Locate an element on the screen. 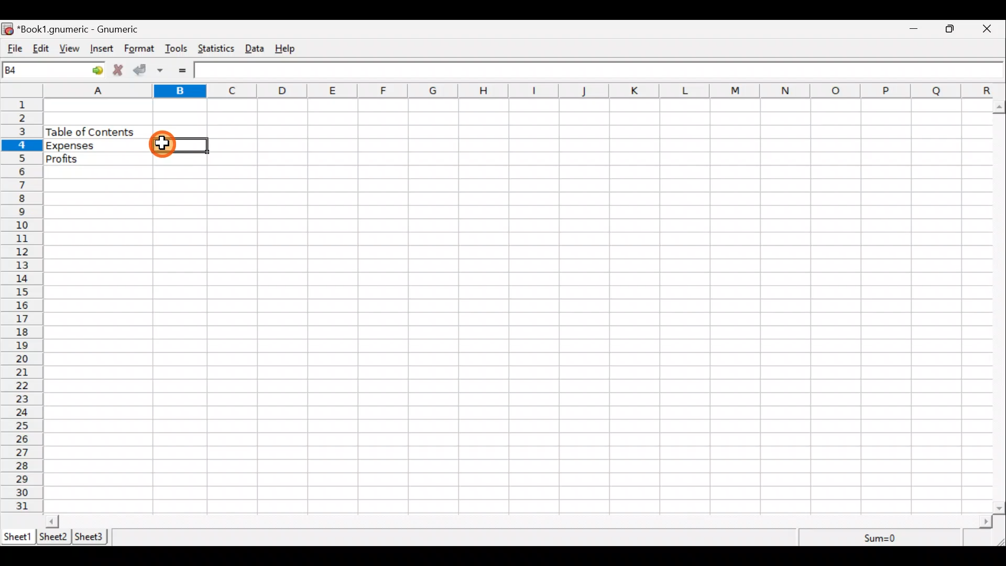  cursor is located at coordinates (163, 143).